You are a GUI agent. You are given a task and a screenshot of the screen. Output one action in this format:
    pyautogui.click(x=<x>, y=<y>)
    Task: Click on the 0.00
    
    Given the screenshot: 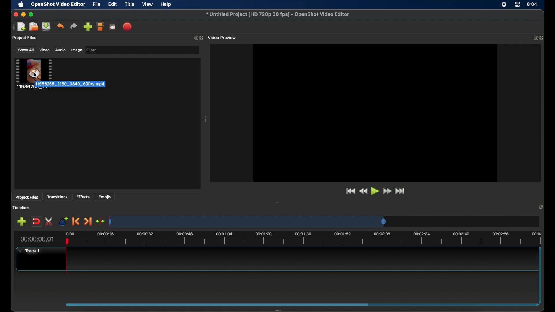 What is the action you would take?
    pyautogui.click(x=70, y=233)
    